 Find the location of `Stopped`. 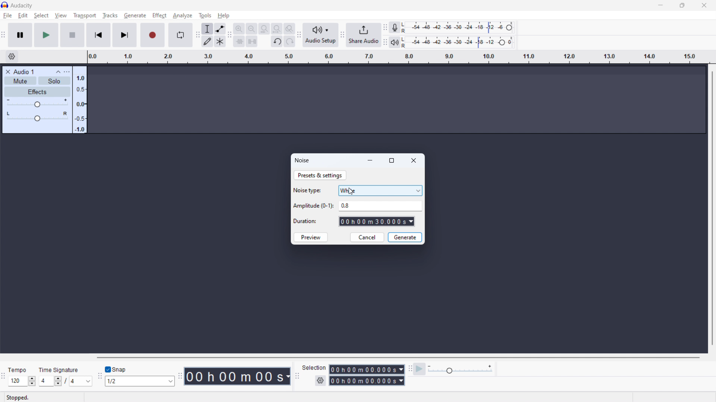

Stopped is located at coordinates (18, 397).